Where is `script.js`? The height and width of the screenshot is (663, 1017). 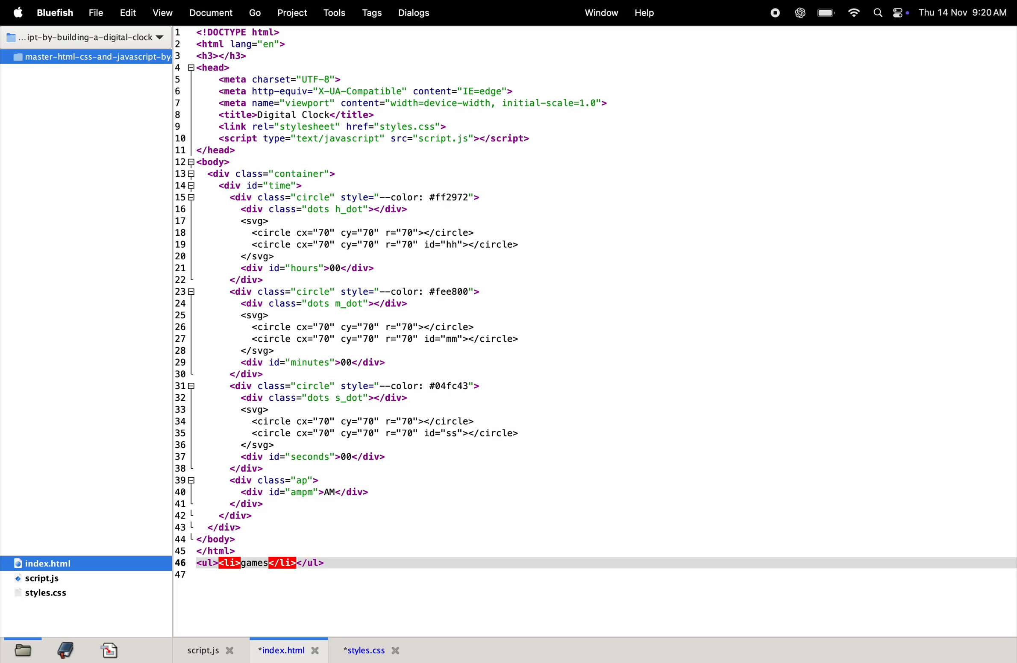
script.js is located at coordinates (59, 579).